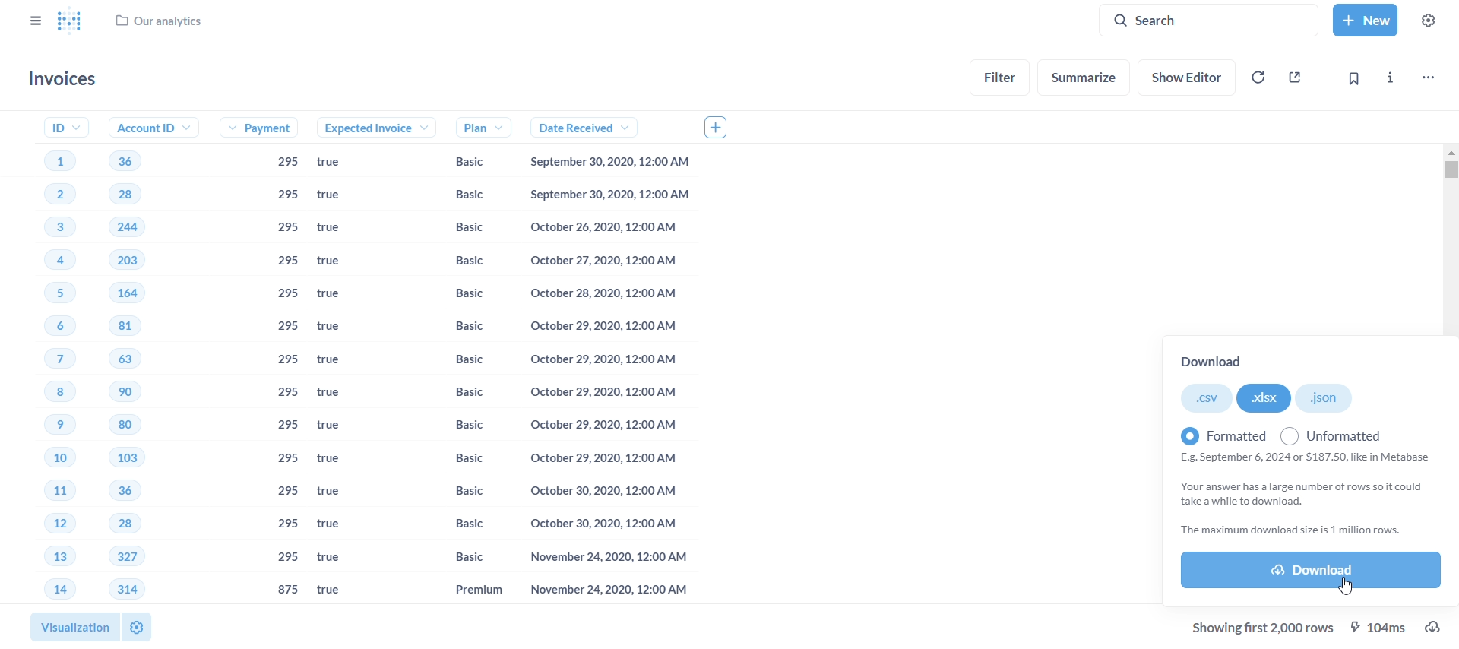  Describe the element at coordinates (286, 262) in the screenshot. I see `295` at that location.